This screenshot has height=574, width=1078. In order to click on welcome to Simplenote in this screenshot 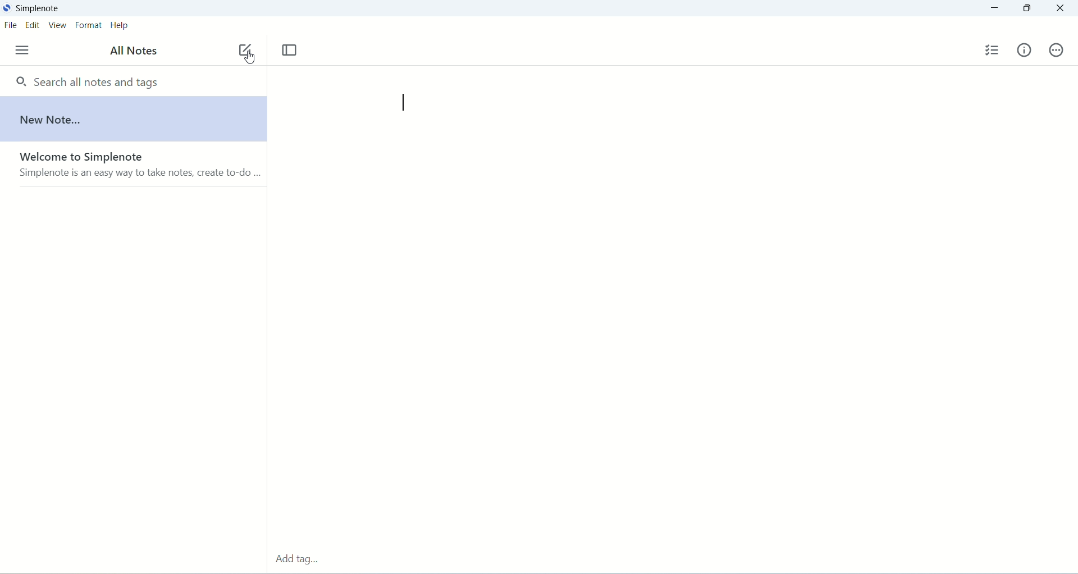, I will do `click(135, 167)`.